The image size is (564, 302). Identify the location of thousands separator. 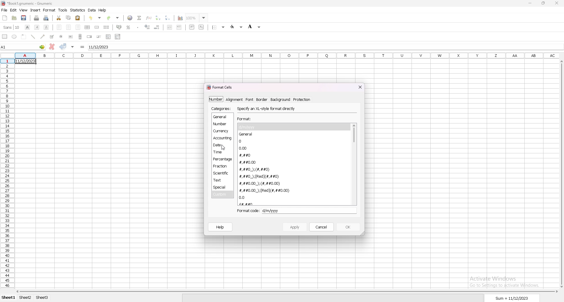
(138, 27).